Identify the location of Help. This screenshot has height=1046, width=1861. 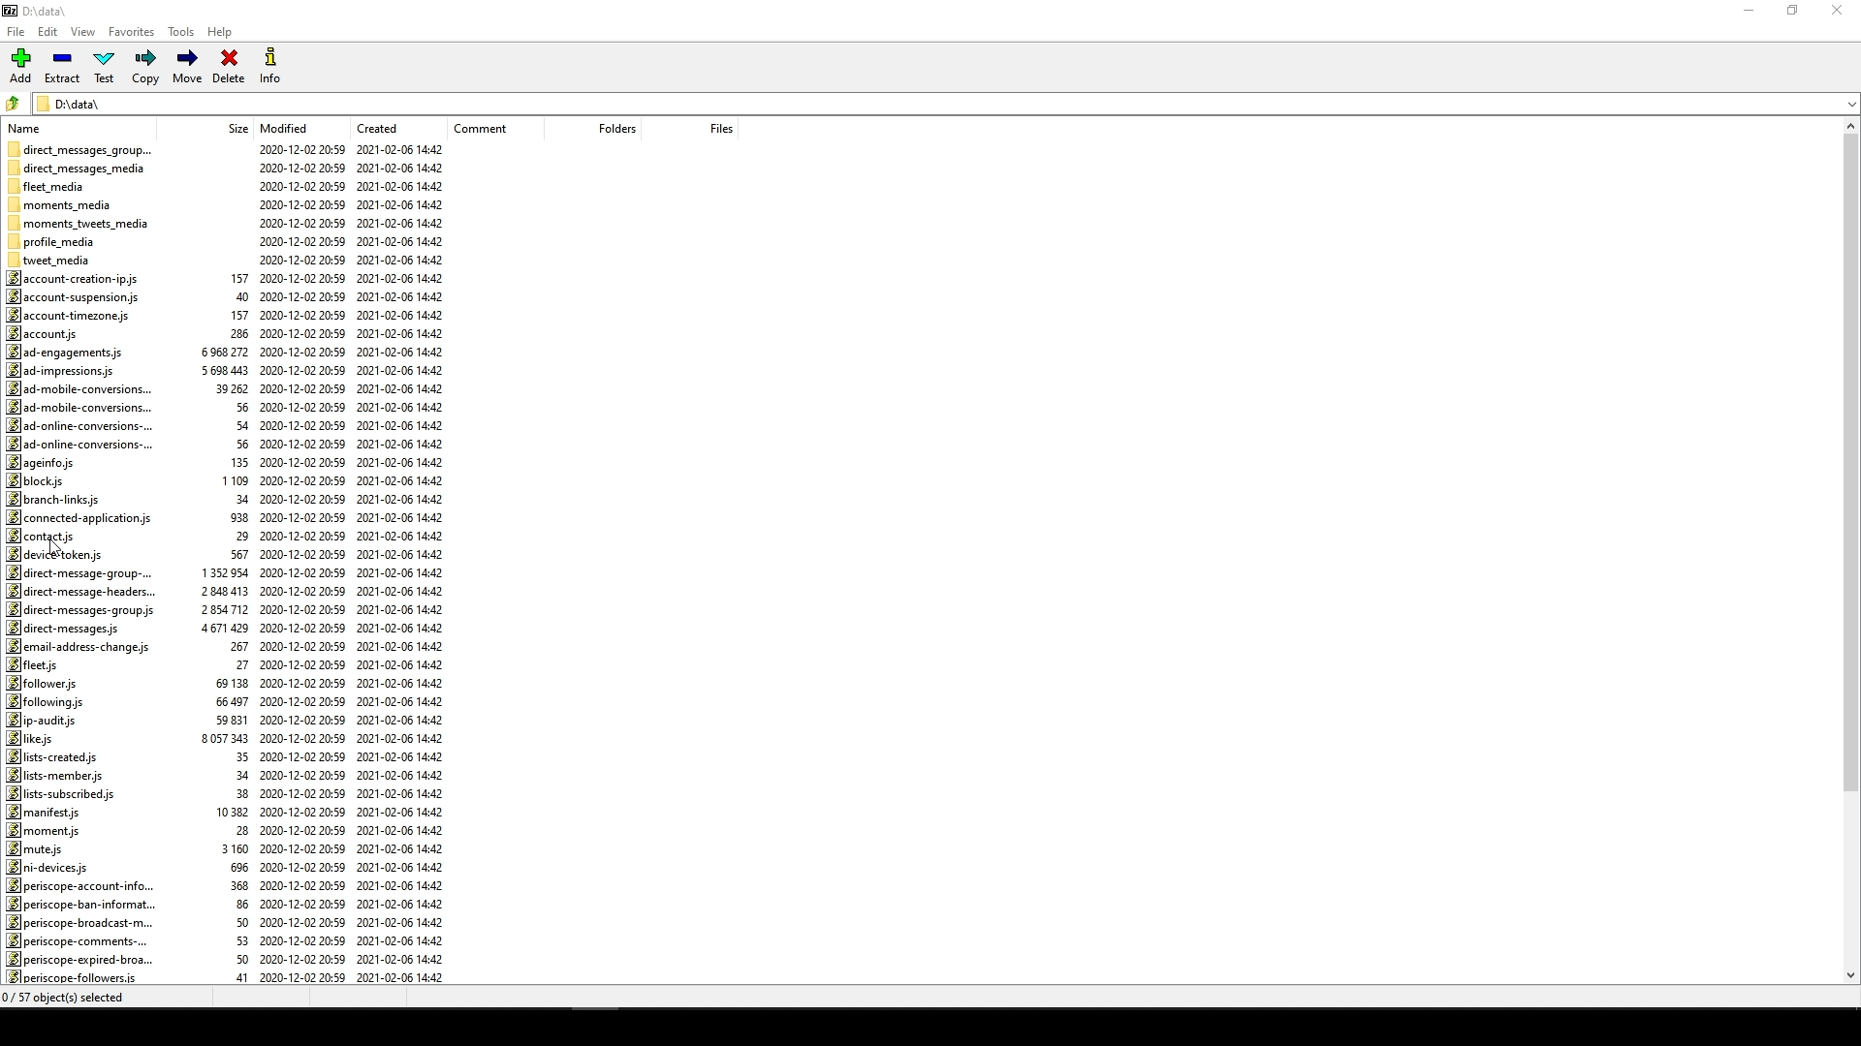
(224, 35).